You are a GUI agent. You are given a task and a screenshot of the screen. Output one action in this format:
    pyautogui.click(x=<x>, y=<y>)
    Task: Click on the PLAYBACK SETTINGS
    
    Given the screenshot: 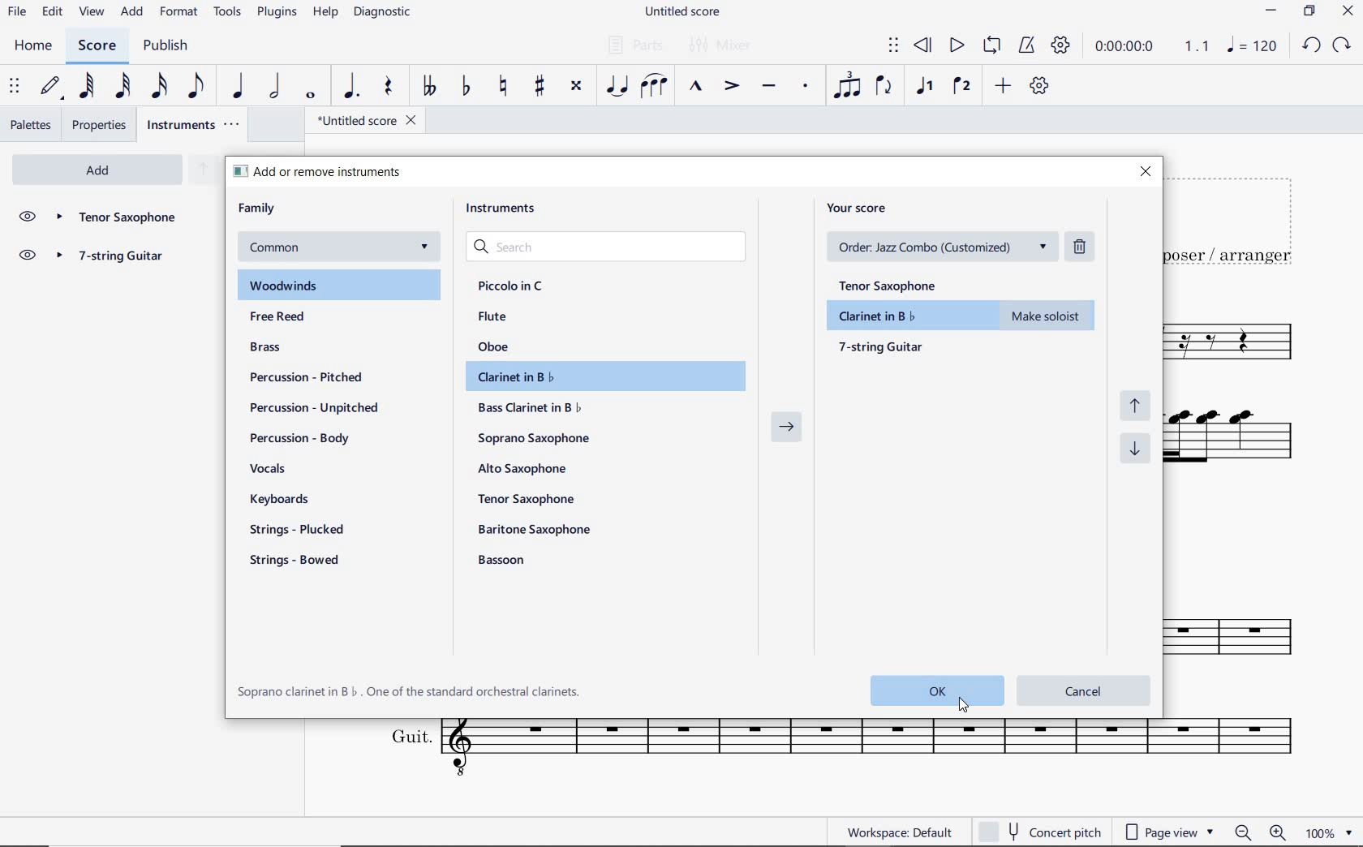 What is the action you would take?
    pyautogui.click(x=1059, y=46)
    